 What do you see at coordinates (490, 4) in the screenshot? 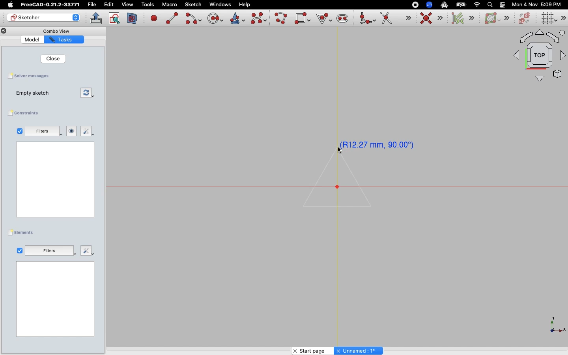
I see `Search` at bounding box center [490, 4].